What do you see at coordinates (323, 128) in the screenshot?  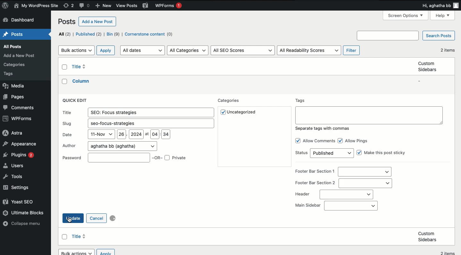 I see `Separate tags with commas` at bounding box center [323, 128].